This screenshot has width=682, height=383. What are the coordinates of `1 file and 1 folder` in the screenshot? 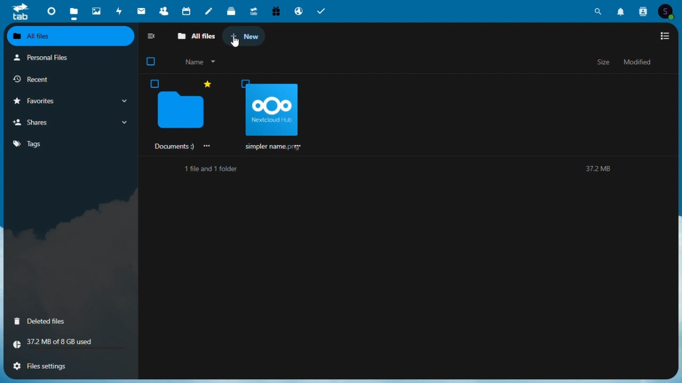 It's located at (208, 169).